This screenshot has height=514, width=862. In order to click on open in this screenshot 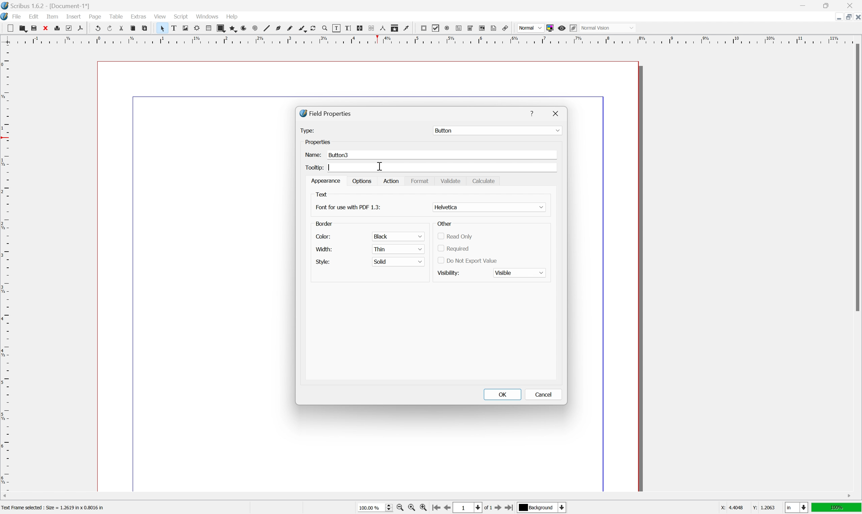, I will do `click(23, 29)`.